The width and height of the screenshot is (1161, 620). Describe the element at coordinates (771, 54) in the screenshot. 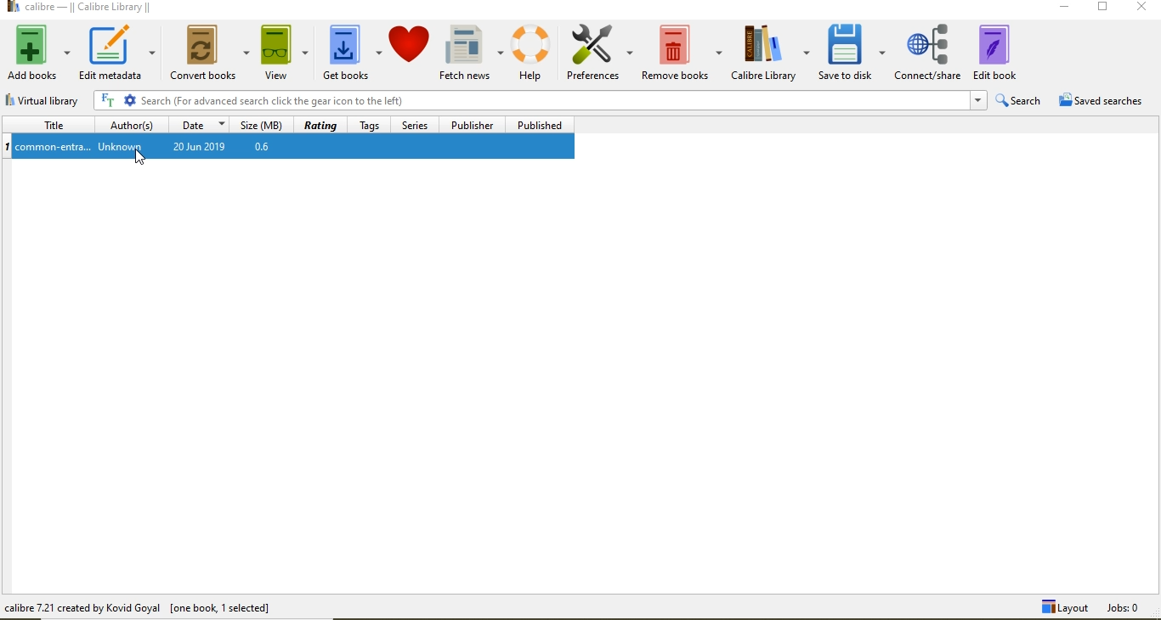

I see `calibre library` at that location.